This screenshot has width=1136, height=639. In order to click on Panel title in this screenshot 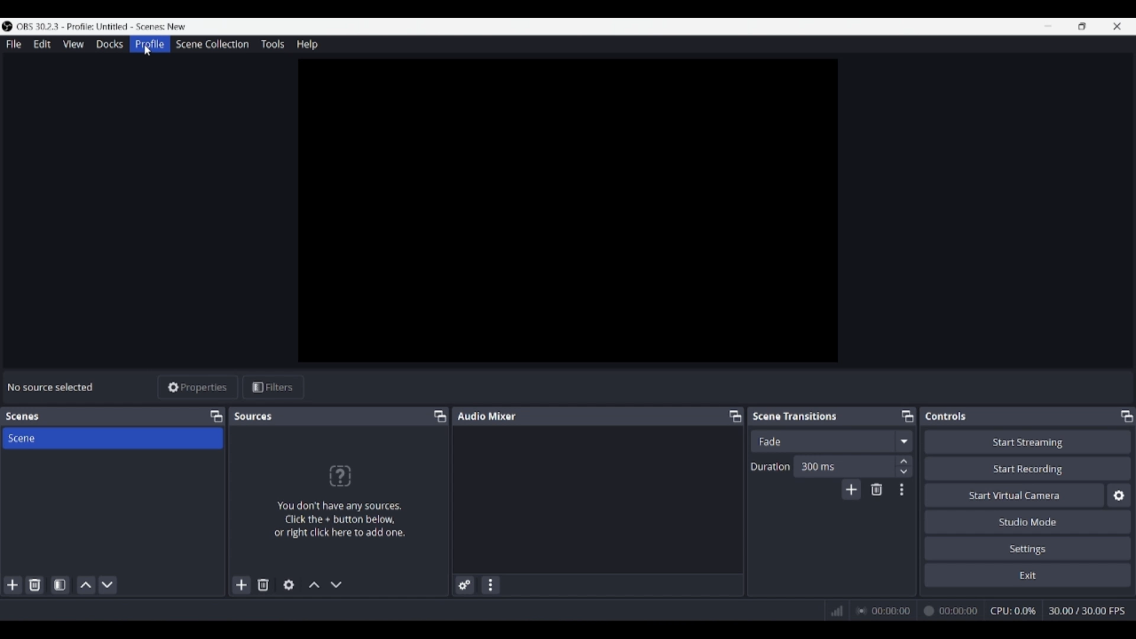, I will do `click(946, 416)`.